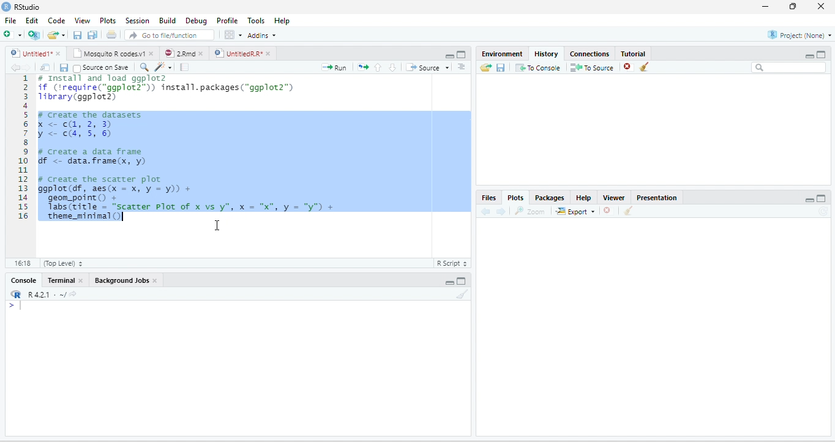  Describe the element at coordinates (538, 68) in the screenshot. I see `To Console` at that location.